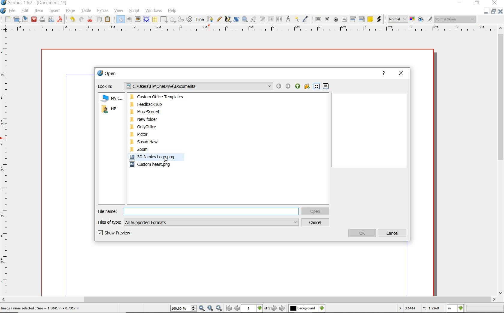  Describe the element at coordinates (13, 11) in the screenshot. I see `file` at that location.